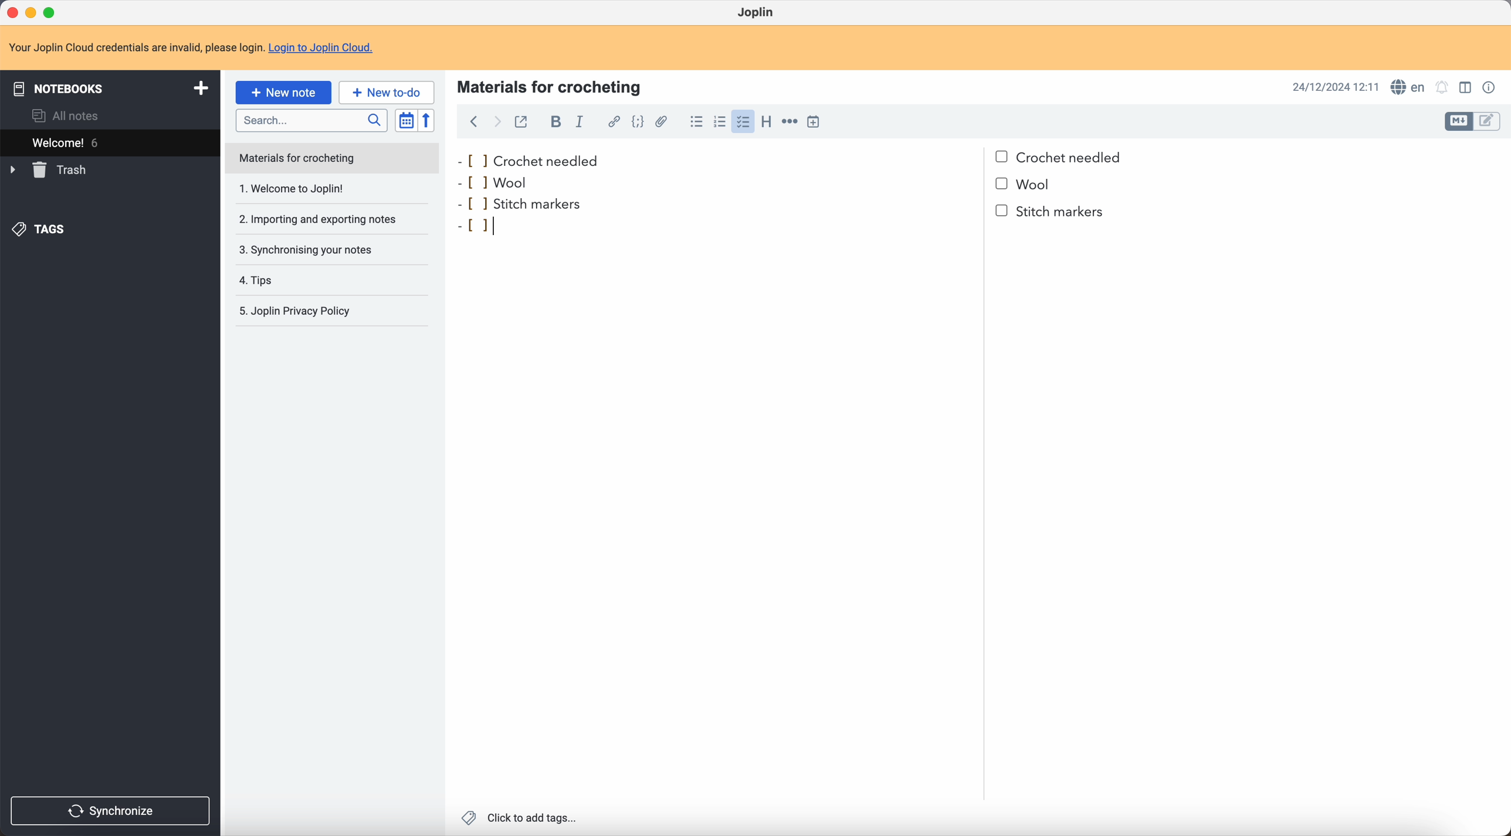  Describe the element at coordinates (757, 13) in the screenshot. I see `Joplin` at that location.